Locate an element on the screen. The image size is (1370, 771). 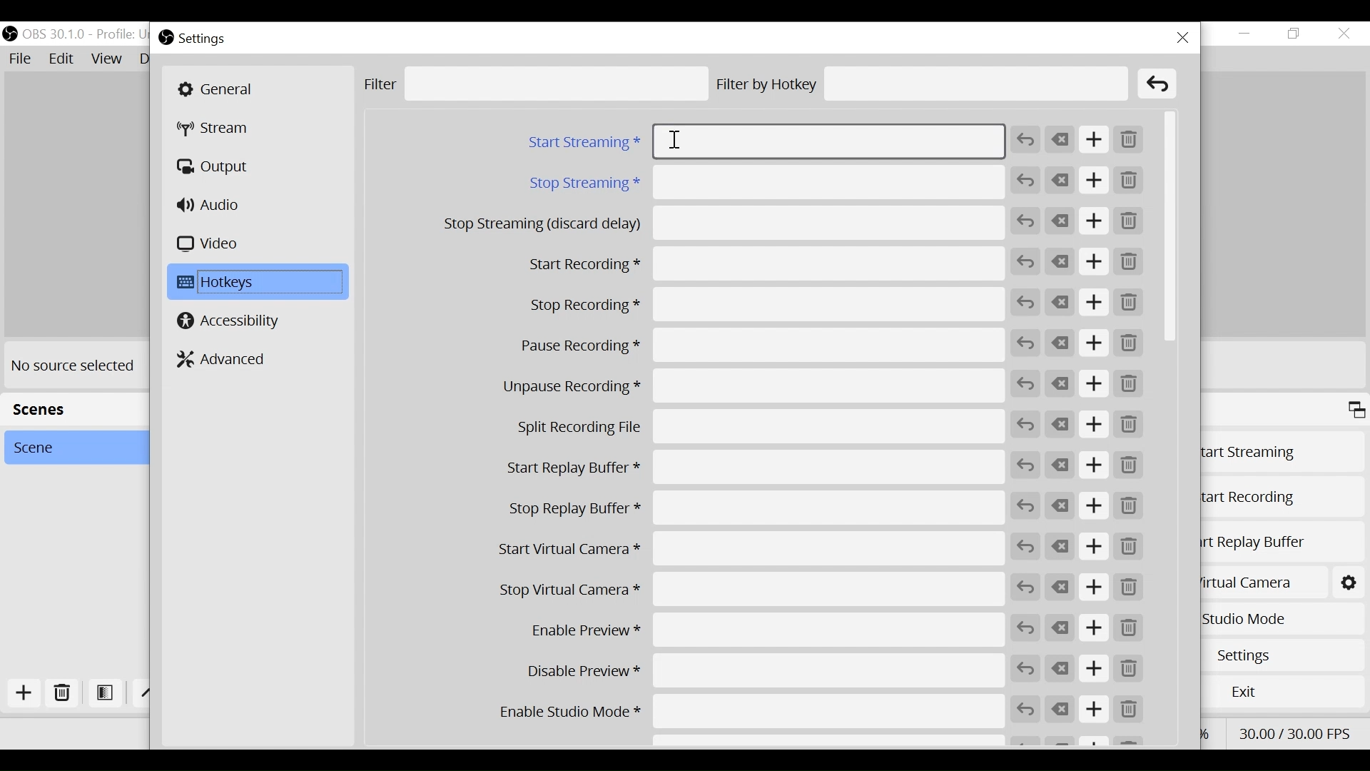
Revert is located at coordinates (1026, 424).